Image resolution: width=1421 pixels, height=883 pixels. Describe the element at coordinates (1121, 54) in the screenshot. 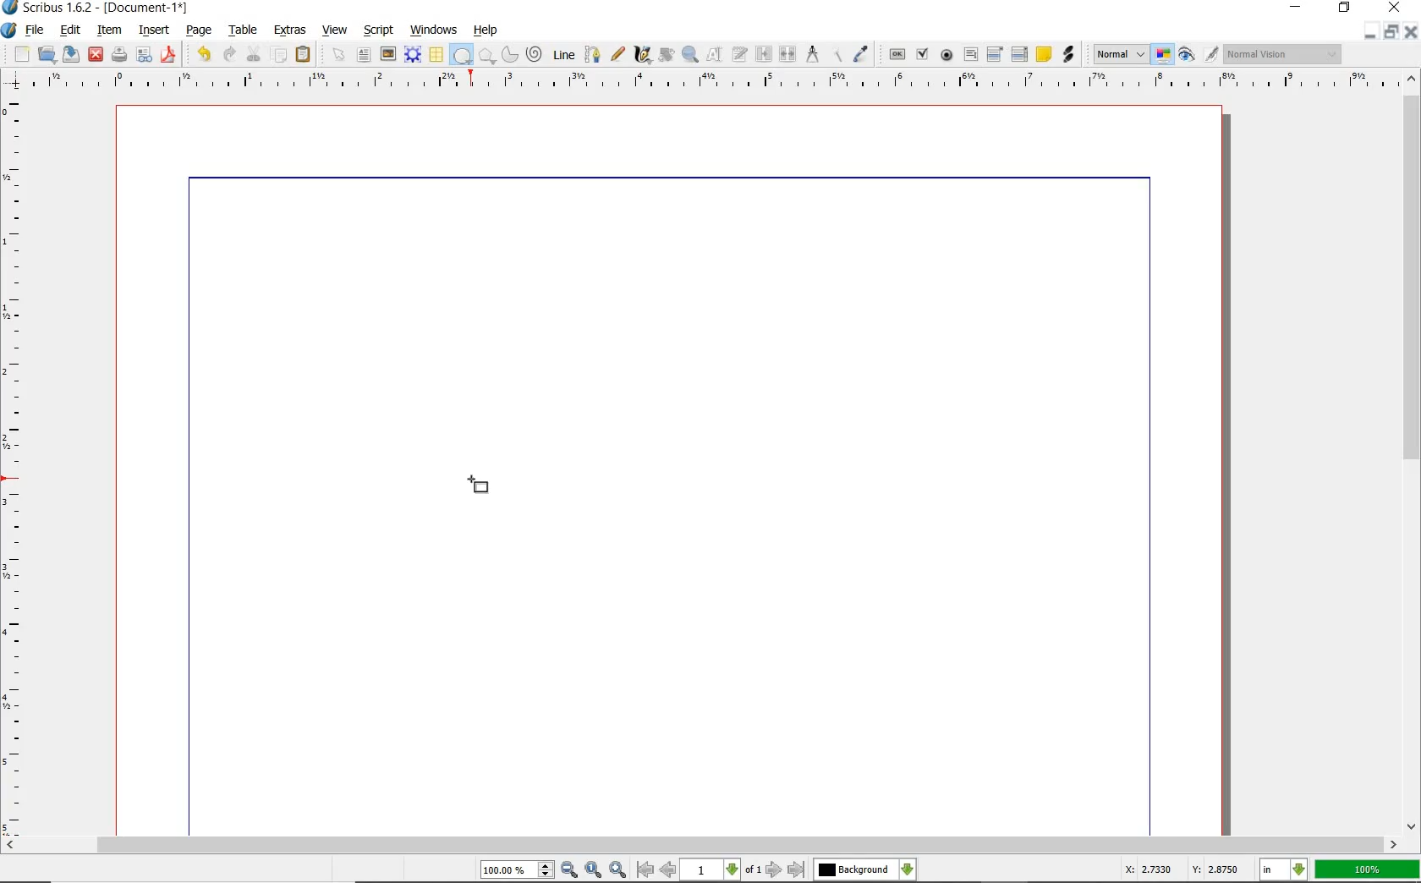

I see `SELECT THE IMAGE PREVIEW QUALITY` at that location.